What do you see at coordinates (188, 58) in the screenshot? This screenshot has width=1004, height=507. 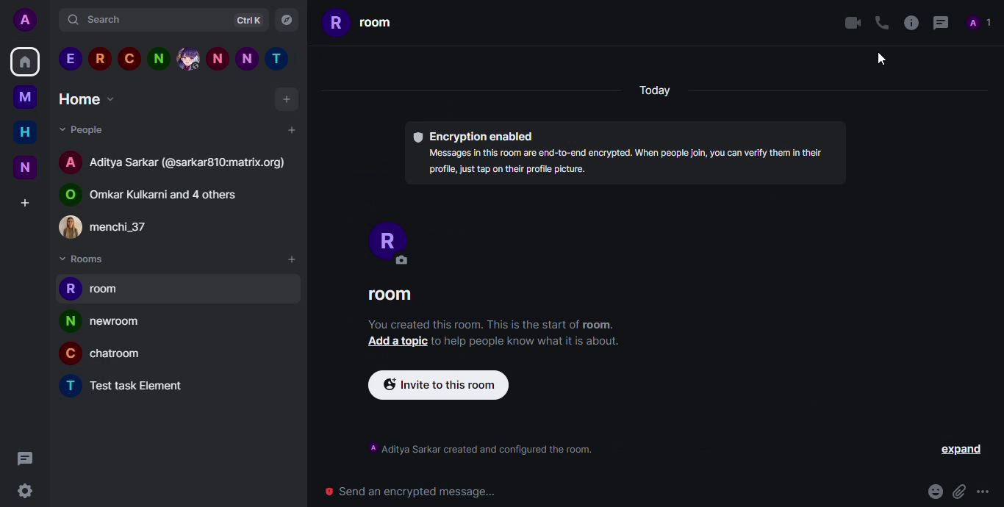 I see `people 5` at bounding box center [188, 58].